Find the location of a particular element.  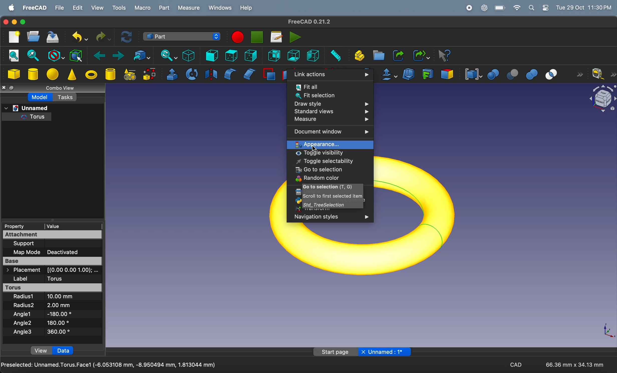

create part is located at coordinates (358, 55).